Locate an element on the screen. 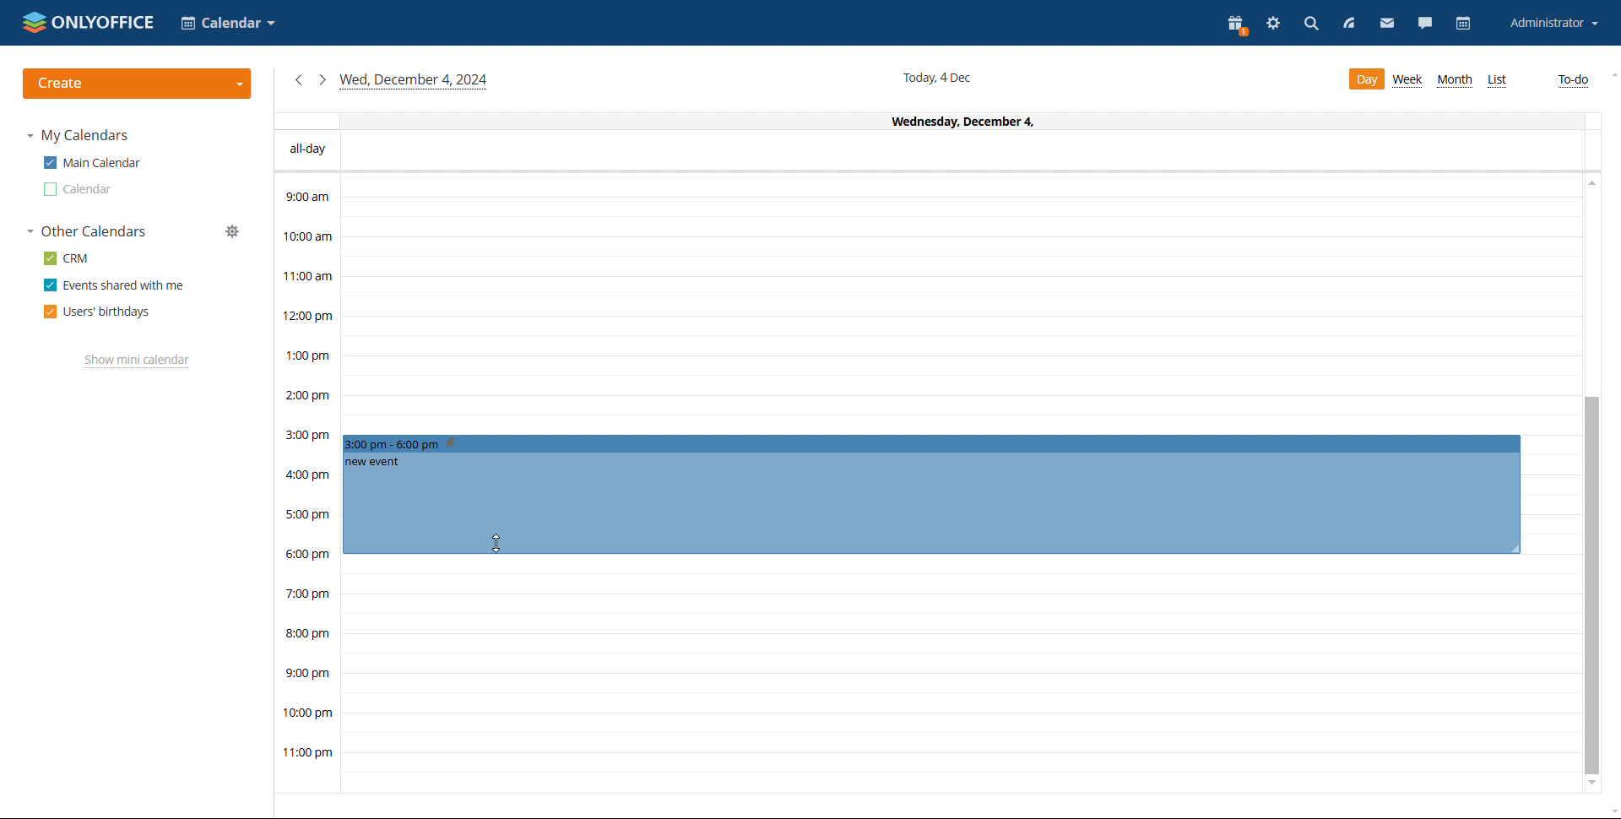 The image size is (1621, 819). calendar is located at coordinates (79, 189).